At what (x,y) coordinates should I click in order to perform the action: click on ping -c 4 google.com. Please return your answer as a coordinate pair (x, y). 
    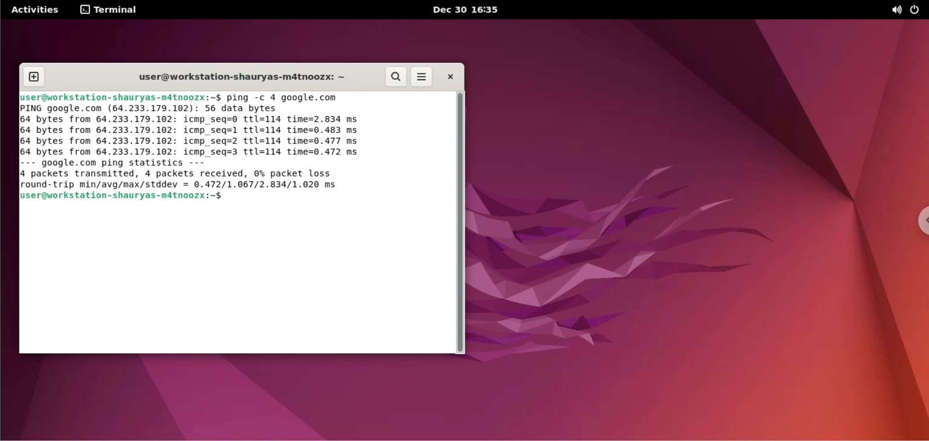
    Looking at the image, I should click on (286, 98).